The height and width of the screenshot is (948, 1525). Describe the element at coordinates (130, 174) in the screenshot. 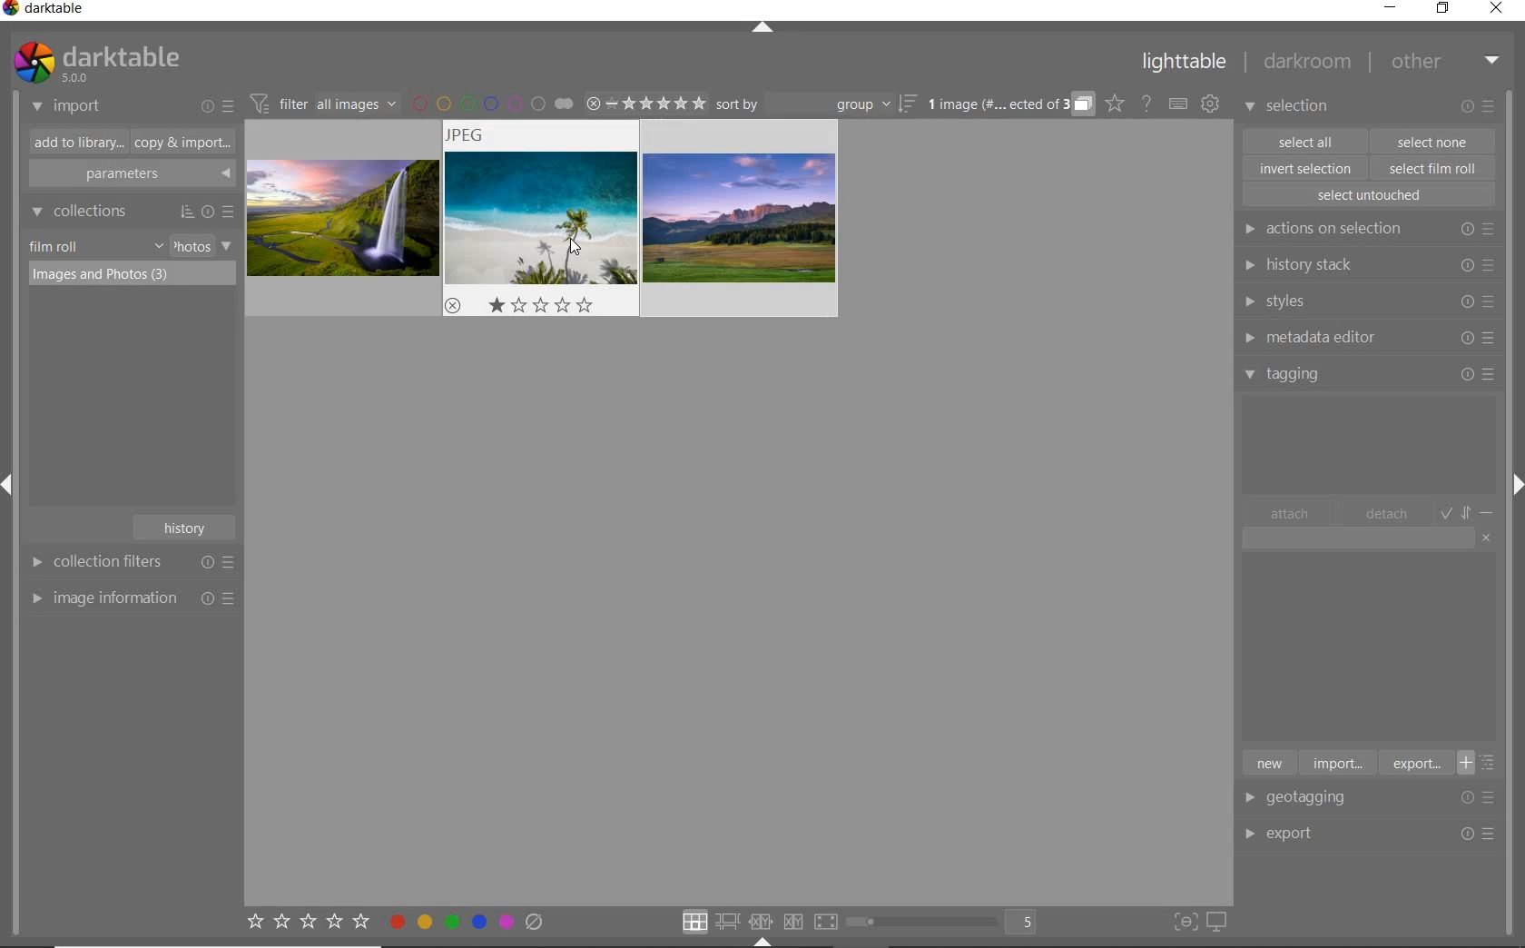

I see `parameters` at that location.